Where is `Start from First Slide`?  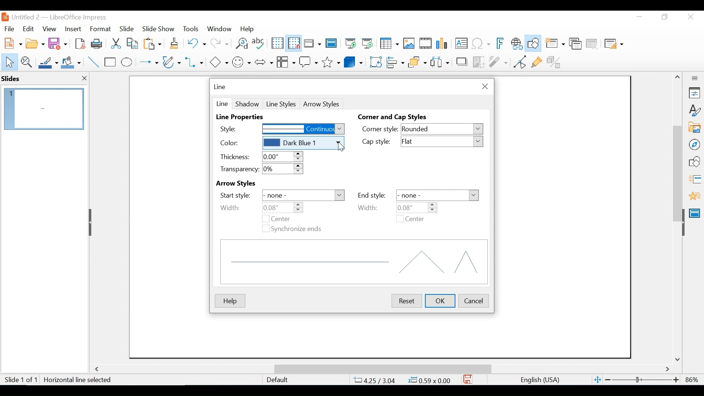 Start from First Slide is located at coordinates (349, 44).